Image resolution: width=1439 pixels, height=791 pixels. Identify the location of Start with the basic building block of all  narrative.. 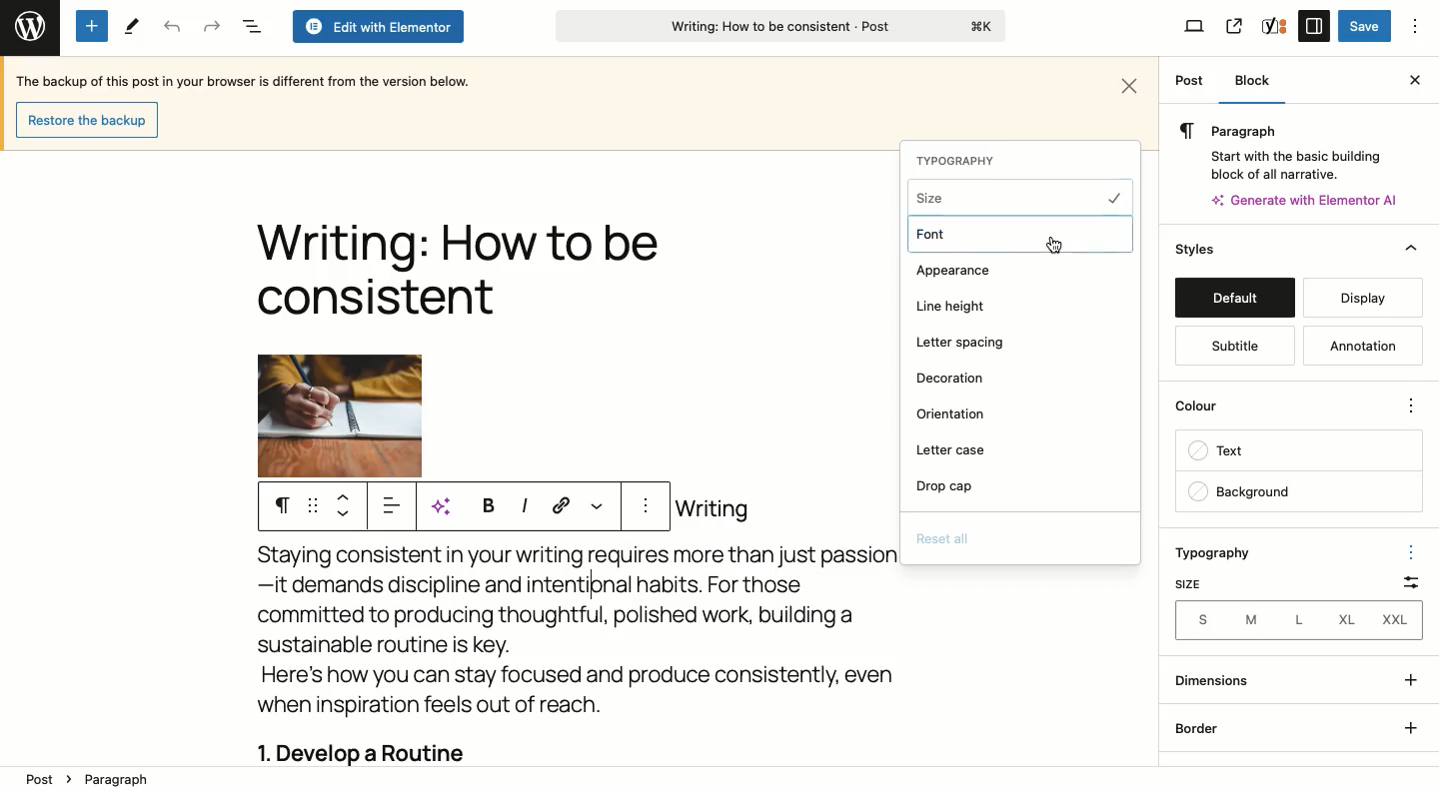
(1294, 162).